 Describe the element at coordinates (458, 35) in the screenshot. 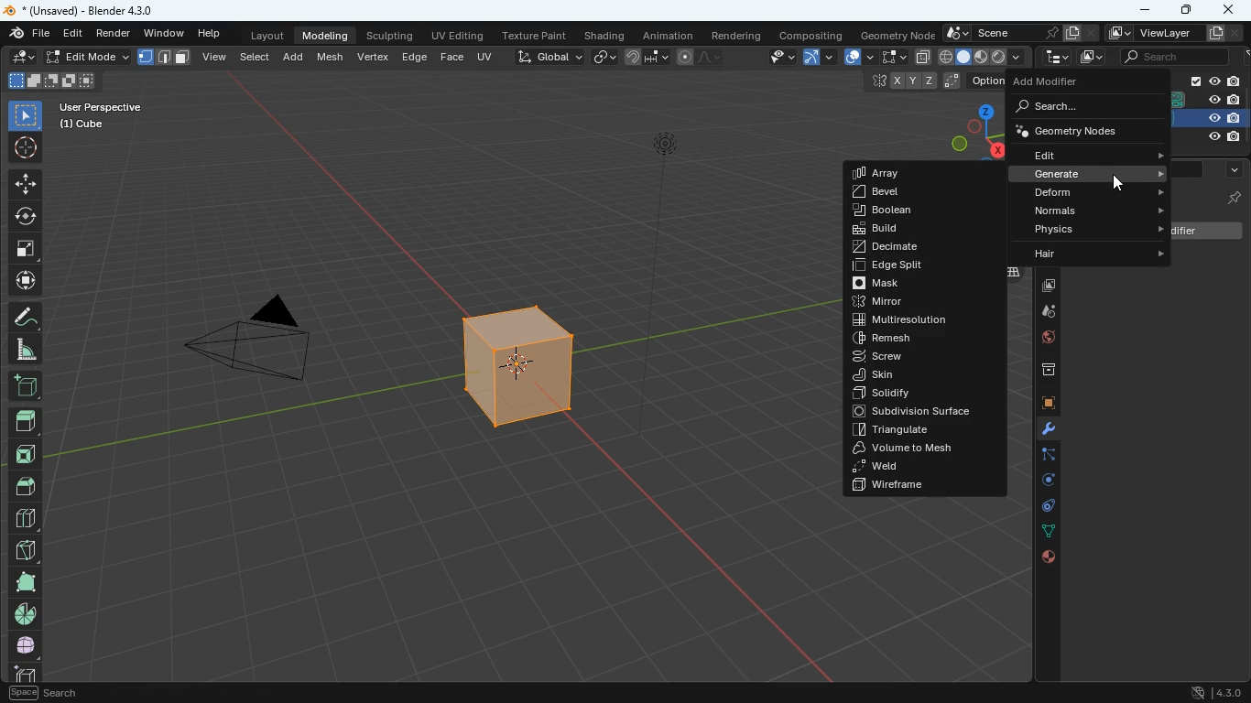

I see `uv editing` at that location.